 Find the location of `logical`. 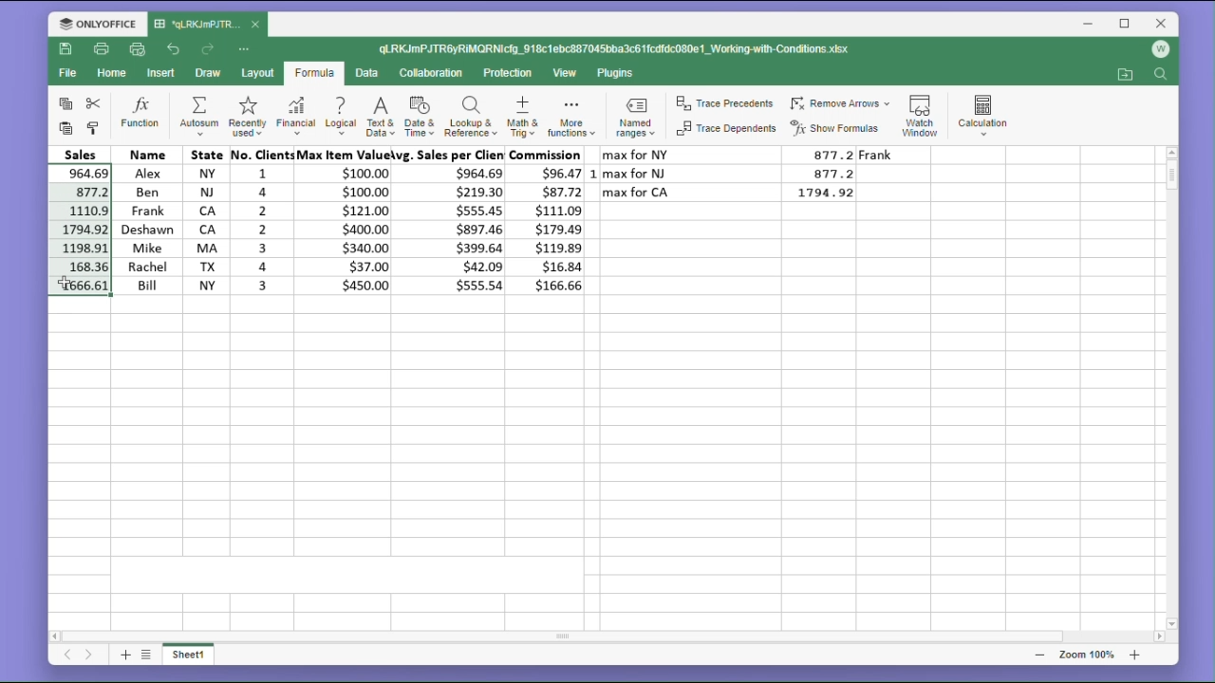

logical is located at coordinates (342, 115).